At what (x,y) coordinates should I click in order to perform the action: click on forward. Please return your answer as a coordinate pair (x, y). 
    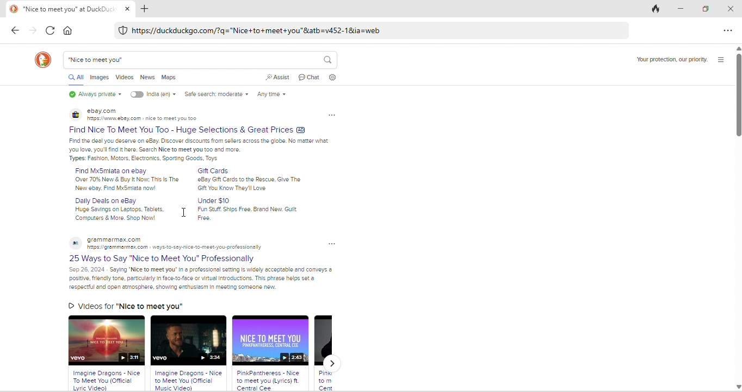
    Looking at the image, I should click on (34, 31).